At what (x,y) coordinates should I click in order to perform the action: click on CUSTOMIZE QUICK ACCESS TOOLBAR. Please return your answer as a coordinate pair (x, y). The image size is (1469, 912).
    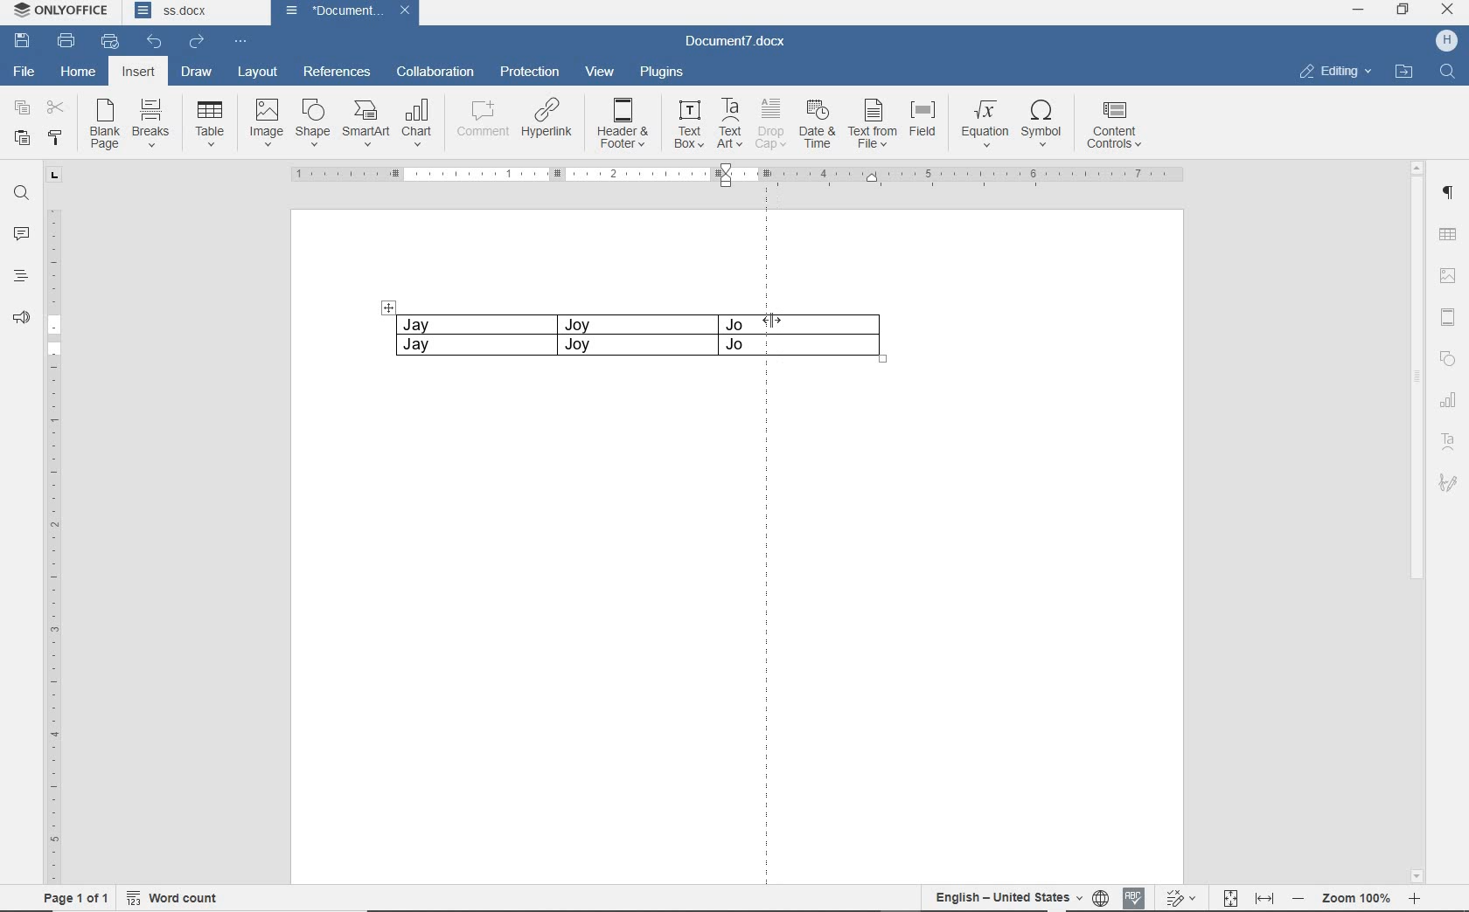
    Looking at the image, I should click on (237, 42).